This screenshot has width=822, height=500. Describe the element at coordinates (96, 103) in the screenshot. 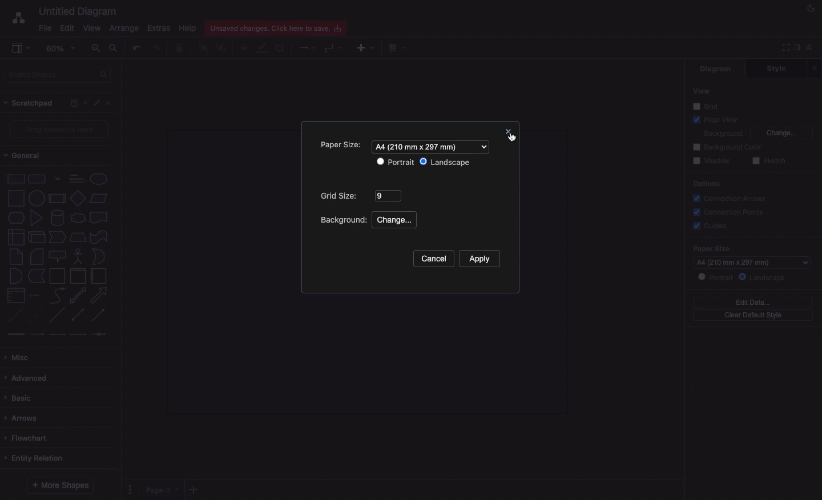

I see `Edit` at that location.